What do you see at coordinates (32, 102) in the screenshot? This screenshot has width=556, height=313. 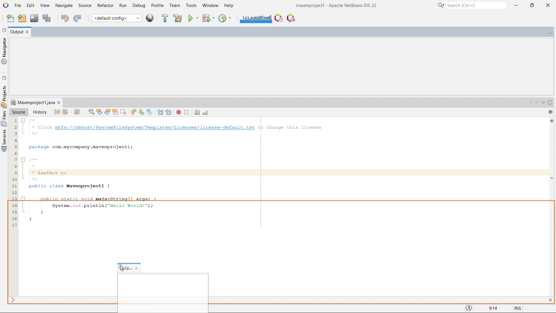 I see `project window` at bounding box center [32, 102].